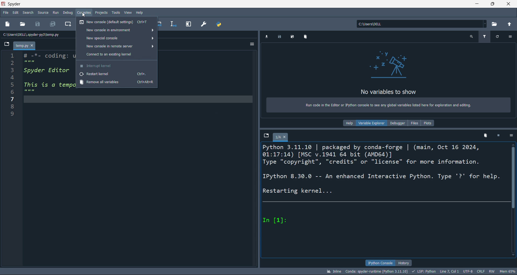 The image size is (517, 275). I want to click on import, so click(267, 37).